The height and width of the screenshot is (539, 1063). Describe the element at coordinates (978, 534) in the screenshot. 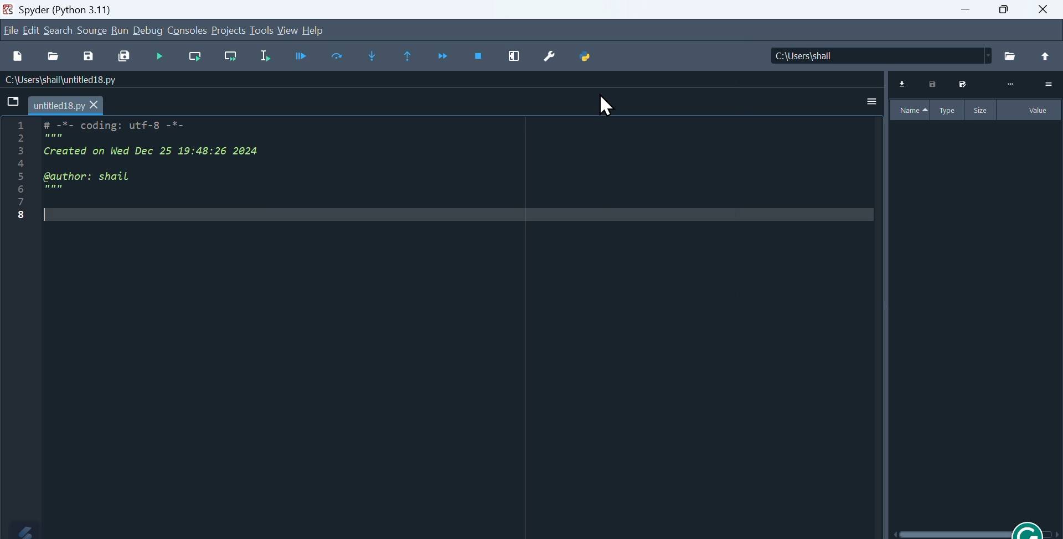

I see `scrollbar` at that location.